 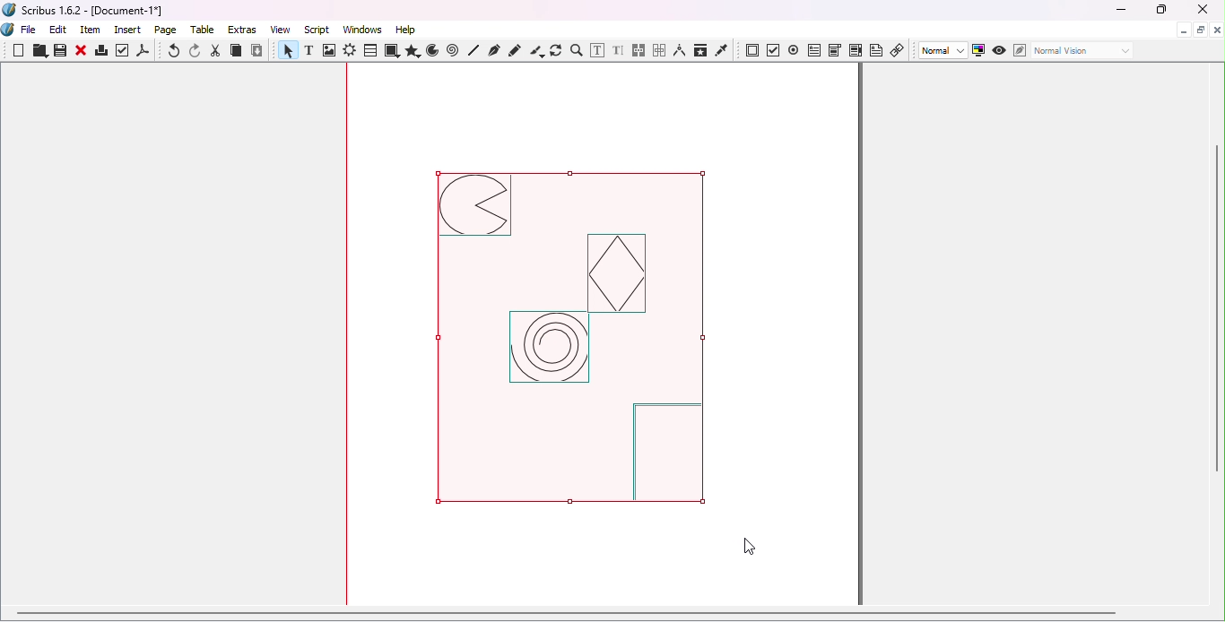 What do you see at coordinates (1200, 29) in the screenshot?
I see `Maximize` at bounding box center [1200, 29].